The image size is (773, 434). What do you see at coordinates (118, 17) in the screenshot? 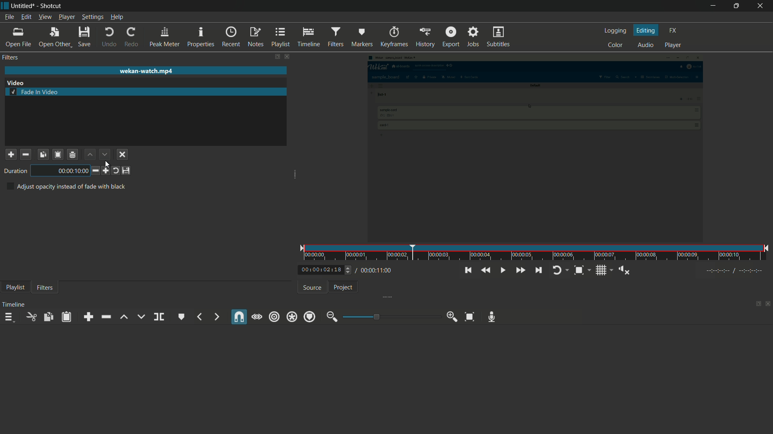
I see `help menu` at bounding box center [118, 17].